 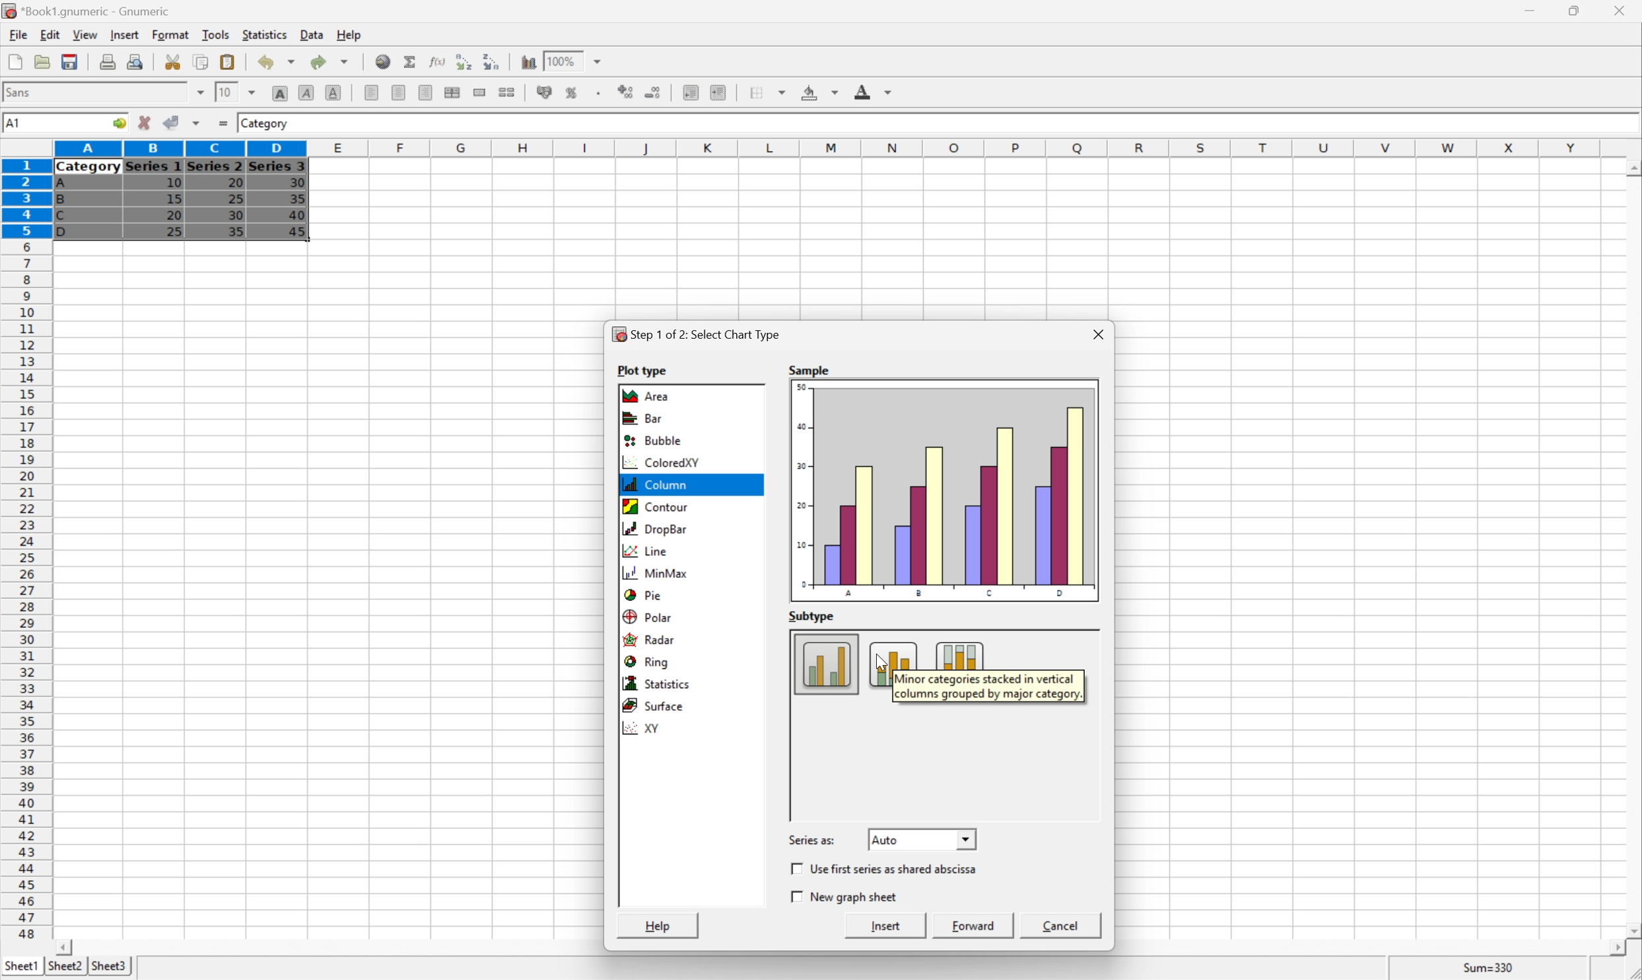 I want to click on Column, so click(x=657, y=484).